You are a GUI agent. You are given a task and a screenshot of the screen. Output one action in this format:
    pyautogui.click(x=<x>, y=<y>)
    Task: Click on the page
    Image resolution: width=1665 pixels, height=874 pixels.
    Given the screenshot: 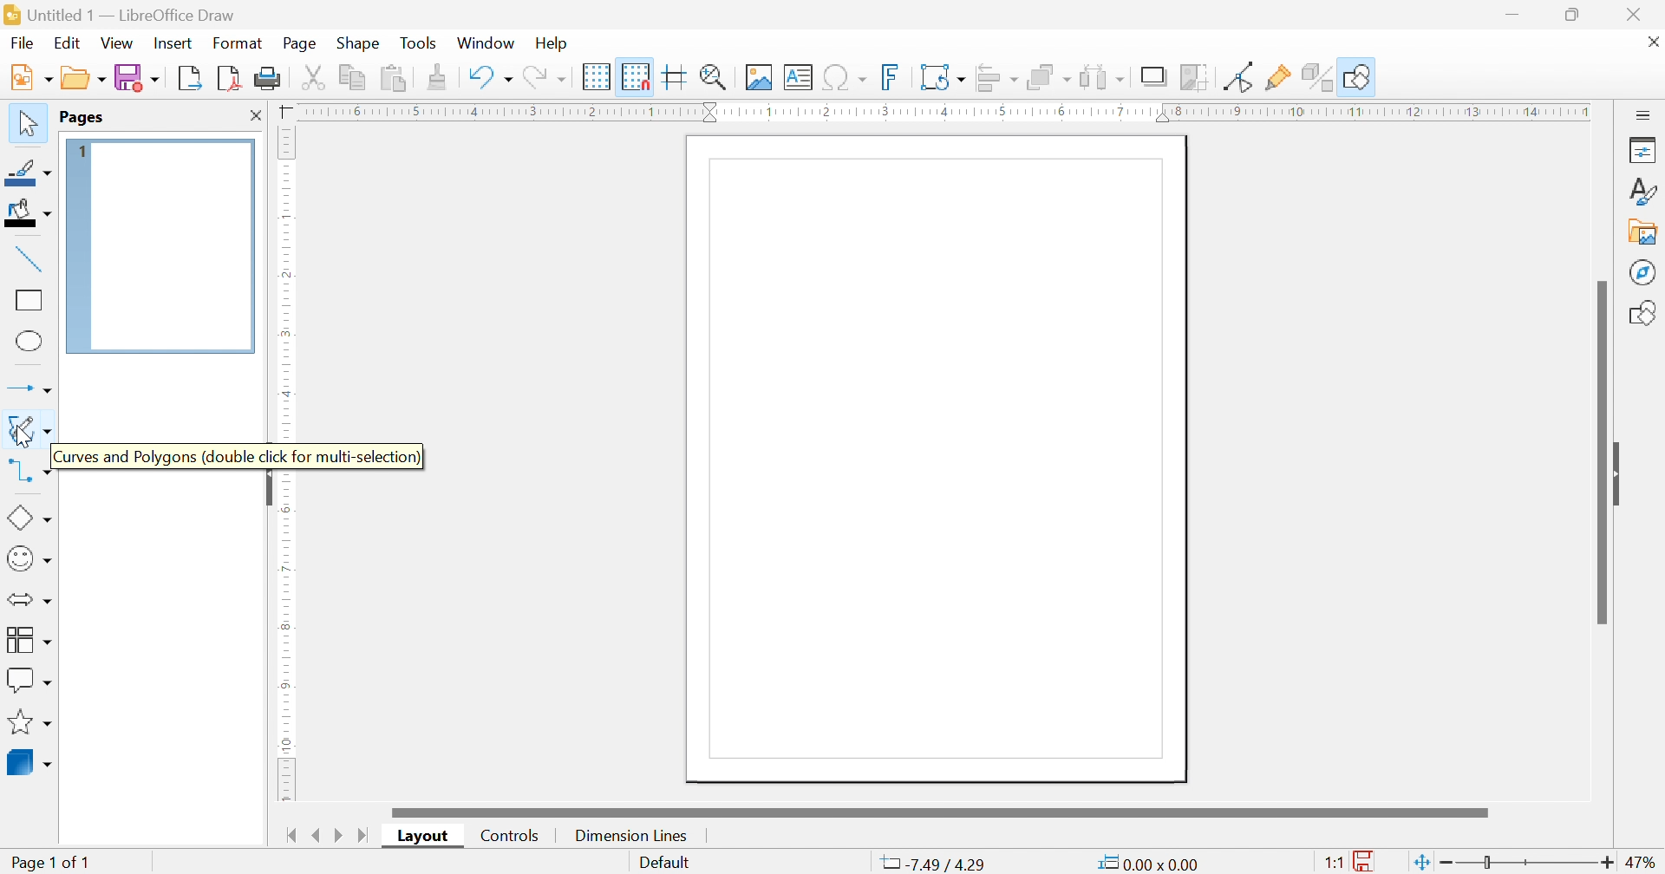 What is the action you would take?
    pyautogui.click(x=303, y=42)
    